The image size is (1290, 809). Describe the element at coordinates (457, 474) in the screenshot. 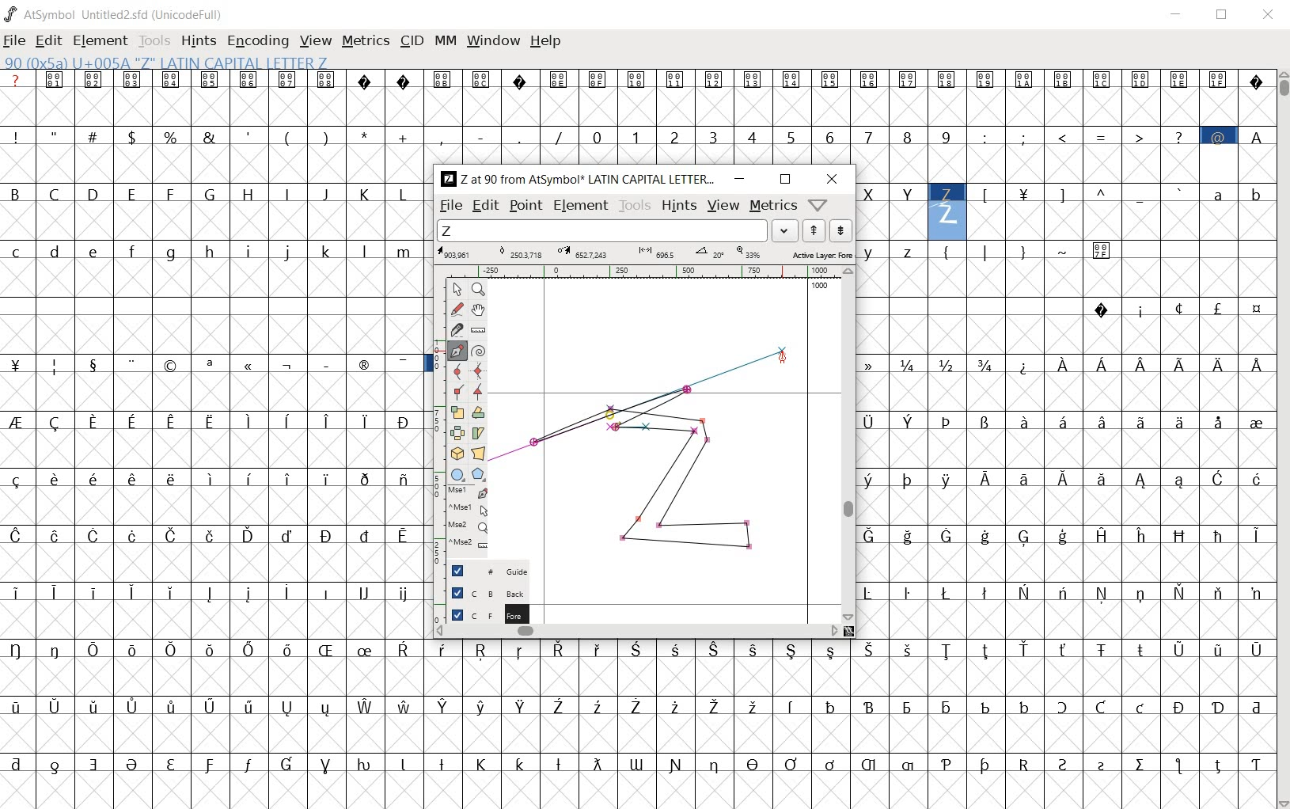

I see `rectangle or ellipse` at that location.